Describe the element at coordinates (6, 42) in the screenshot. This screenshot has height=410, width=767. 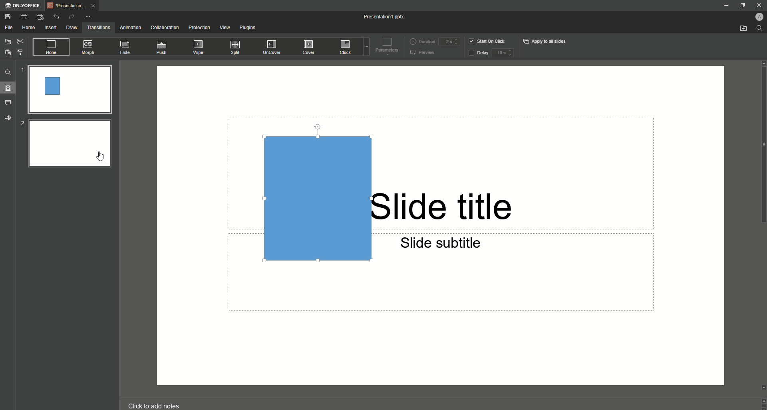
I see `Copy` at that location.